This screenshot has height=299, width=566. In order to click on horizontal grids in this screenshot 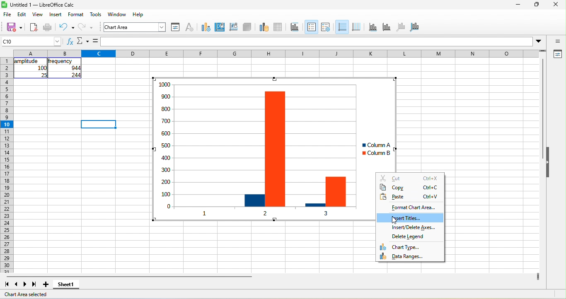, I will do `click(342, 27)`.